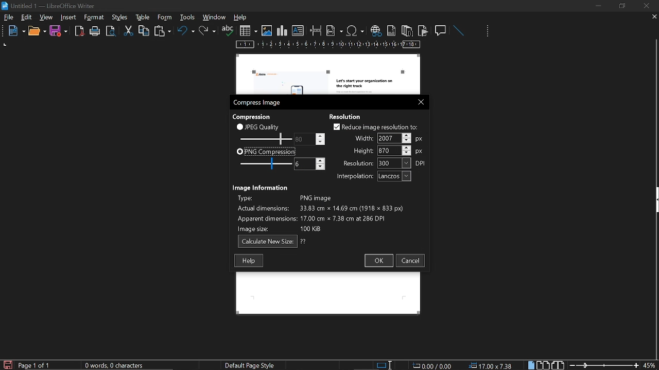 This screenshot has height=370, width=659. Describe the element at coordinates (258, 103) in the screenshot. I see `compress image` at that location.